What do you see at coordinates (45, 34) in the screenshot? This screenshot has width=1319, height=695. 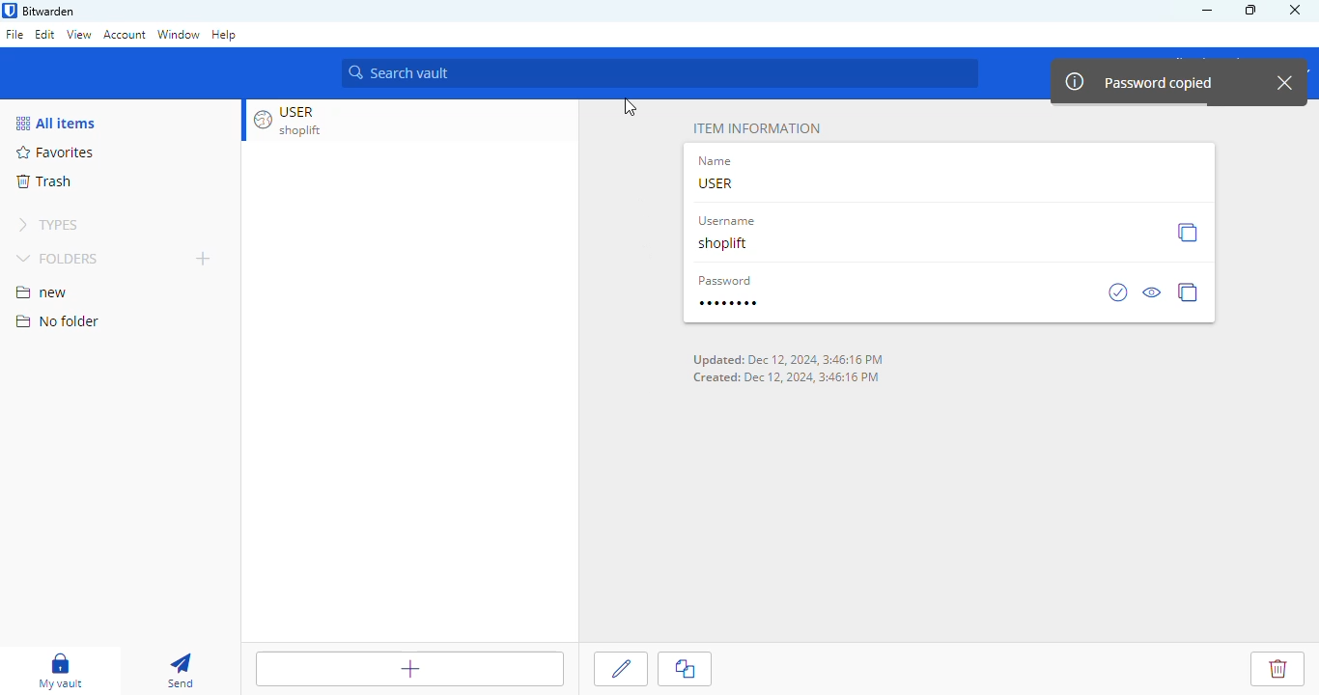 I see `edit` at bounding box center [45, 34].